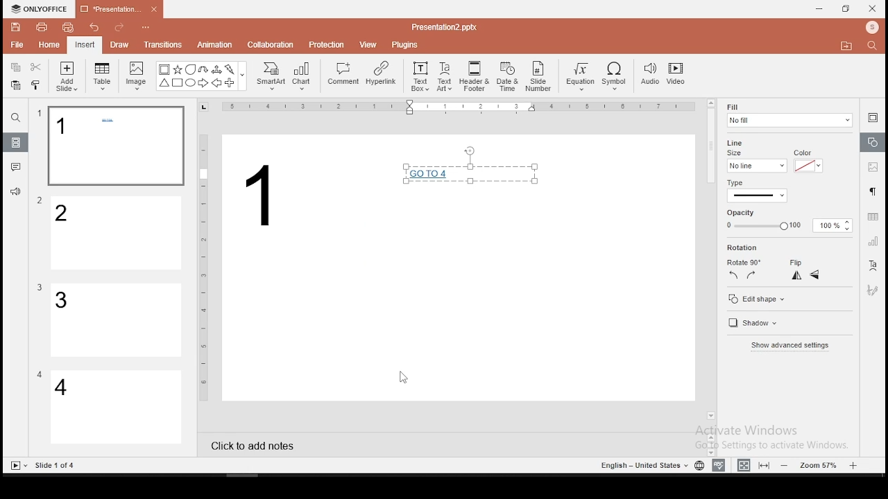 The height and width of the screenshot is (499, 888). I want to click on comment, so click(343, 74).